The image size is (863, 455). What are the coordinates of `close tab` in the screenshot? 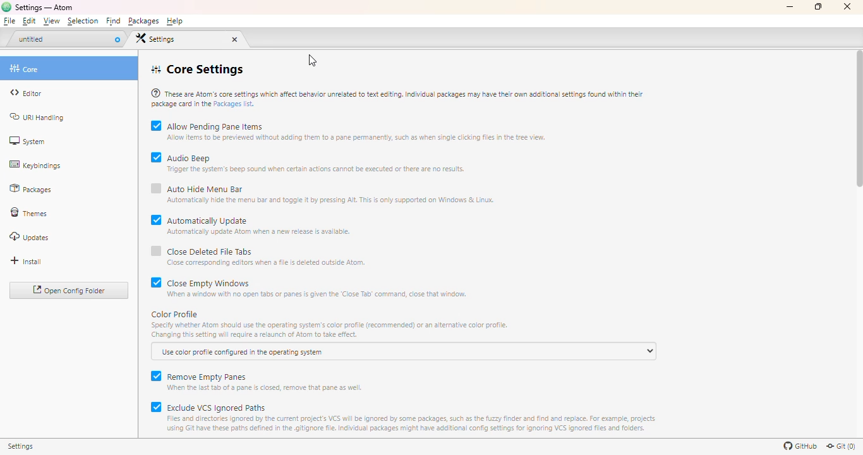 It's located at (117, 39).